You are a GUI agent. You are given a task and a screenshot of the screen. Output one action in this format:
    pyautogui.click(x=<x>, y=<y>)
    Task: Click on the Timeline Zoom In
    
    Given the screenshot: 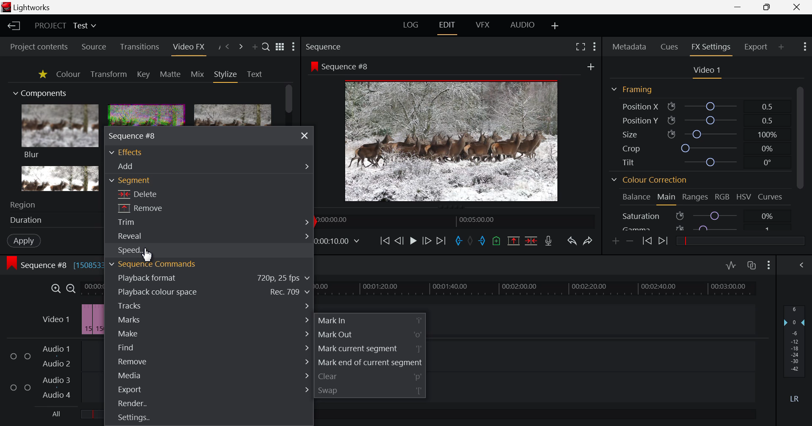 What is the action you would take?
    pyautogui.click(x=55, y=289)
    